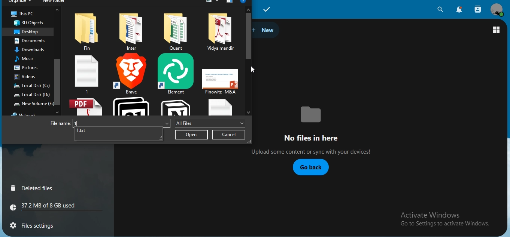  What do you see at coordinates (33, 188) in the screenshot?
I see `deleted files` at bounding box center [33, 188].